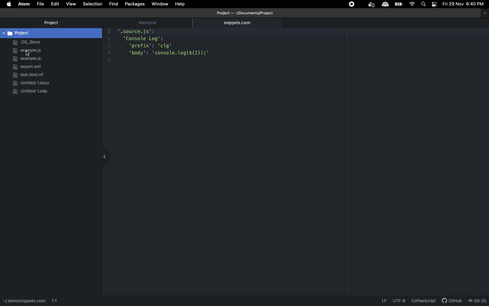 This screenshot has width=489, height=306. Describe the element at coordinates (243, 23) in the screenshot. I see `snippets.cson` at that location.